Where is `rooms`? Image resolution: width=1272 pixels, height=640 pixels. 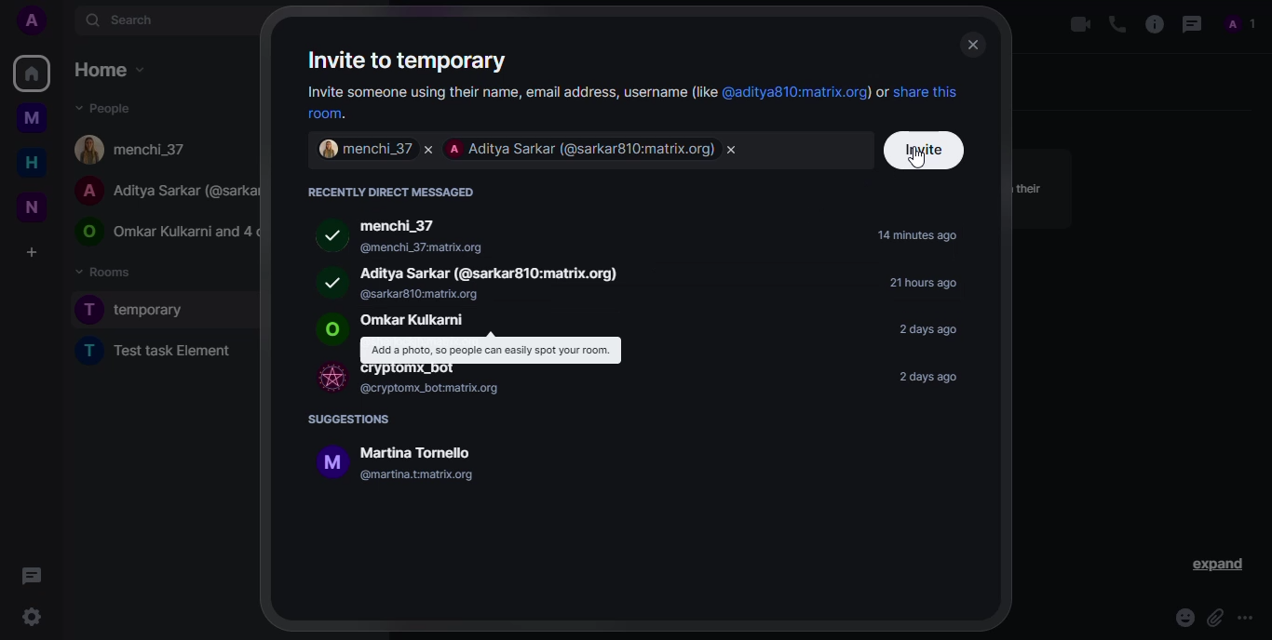 rooms is located at coordinates (107, 271).